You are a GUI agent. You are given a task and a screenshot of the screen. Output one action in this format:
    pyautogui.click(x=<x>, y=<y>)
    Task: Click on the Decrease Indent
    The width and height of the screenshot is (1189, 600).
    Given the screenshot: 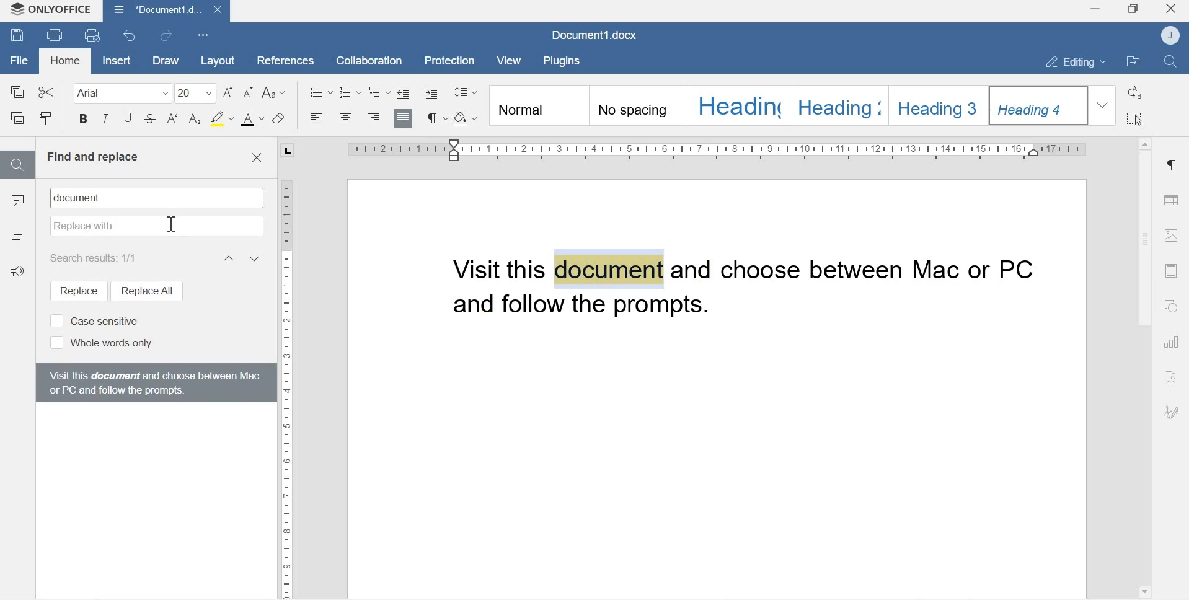 What is the action you would take?
    pyautogui.click(x=435, y=92)
    